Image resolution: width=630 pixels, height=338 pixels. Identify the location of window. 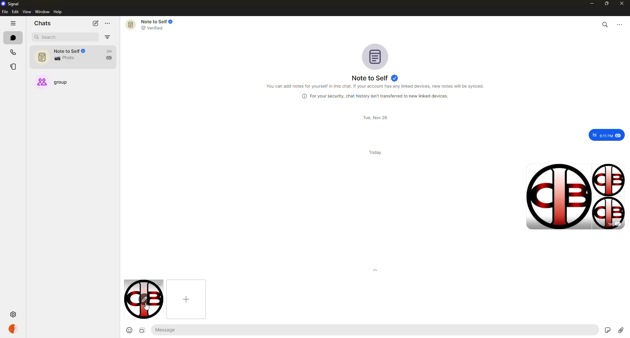
(42, 12).